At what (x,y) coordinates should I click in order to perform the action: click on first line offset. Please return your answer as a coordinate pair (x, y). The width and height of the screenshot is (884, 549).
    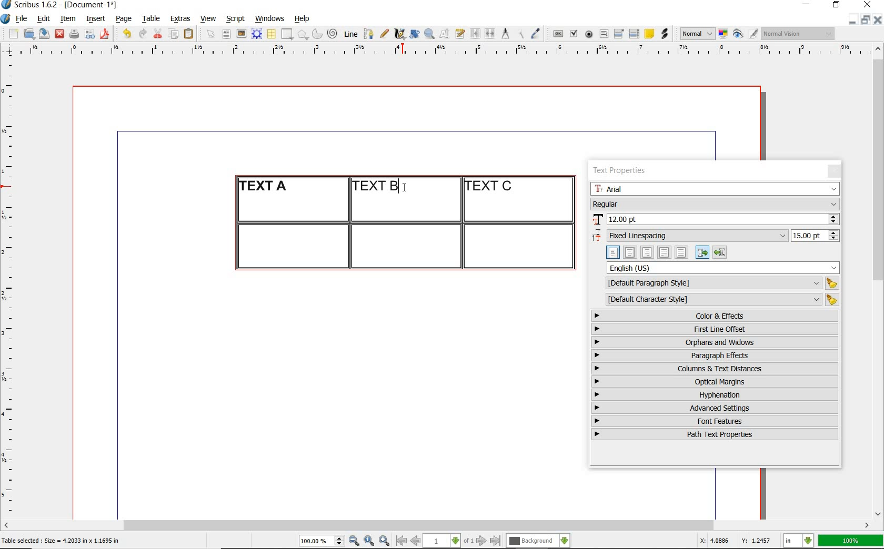
    Looking at the image, I should click on (716, 329).